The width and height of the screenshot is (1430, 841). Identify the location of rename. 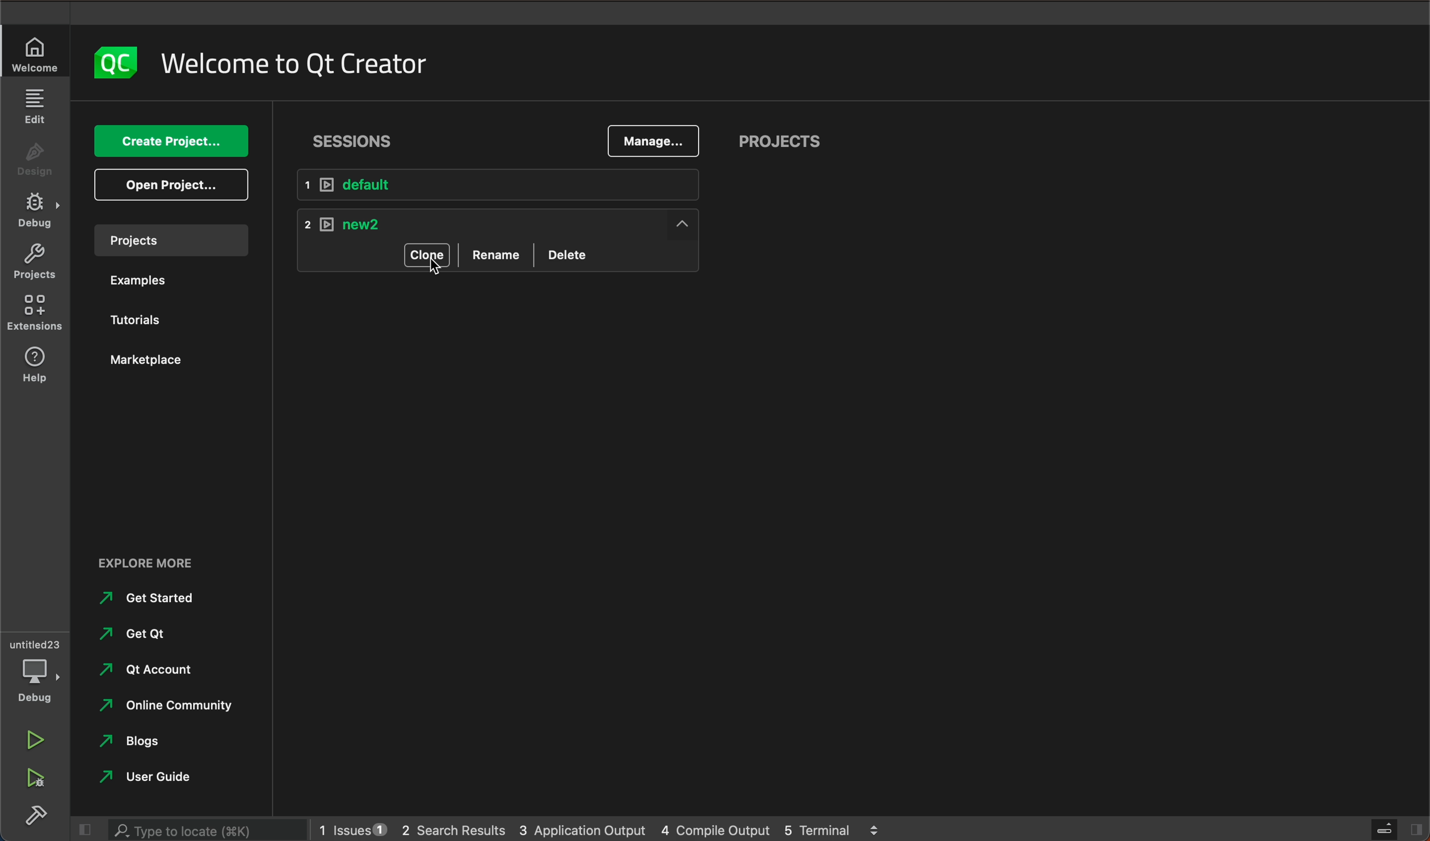
(497, 254).